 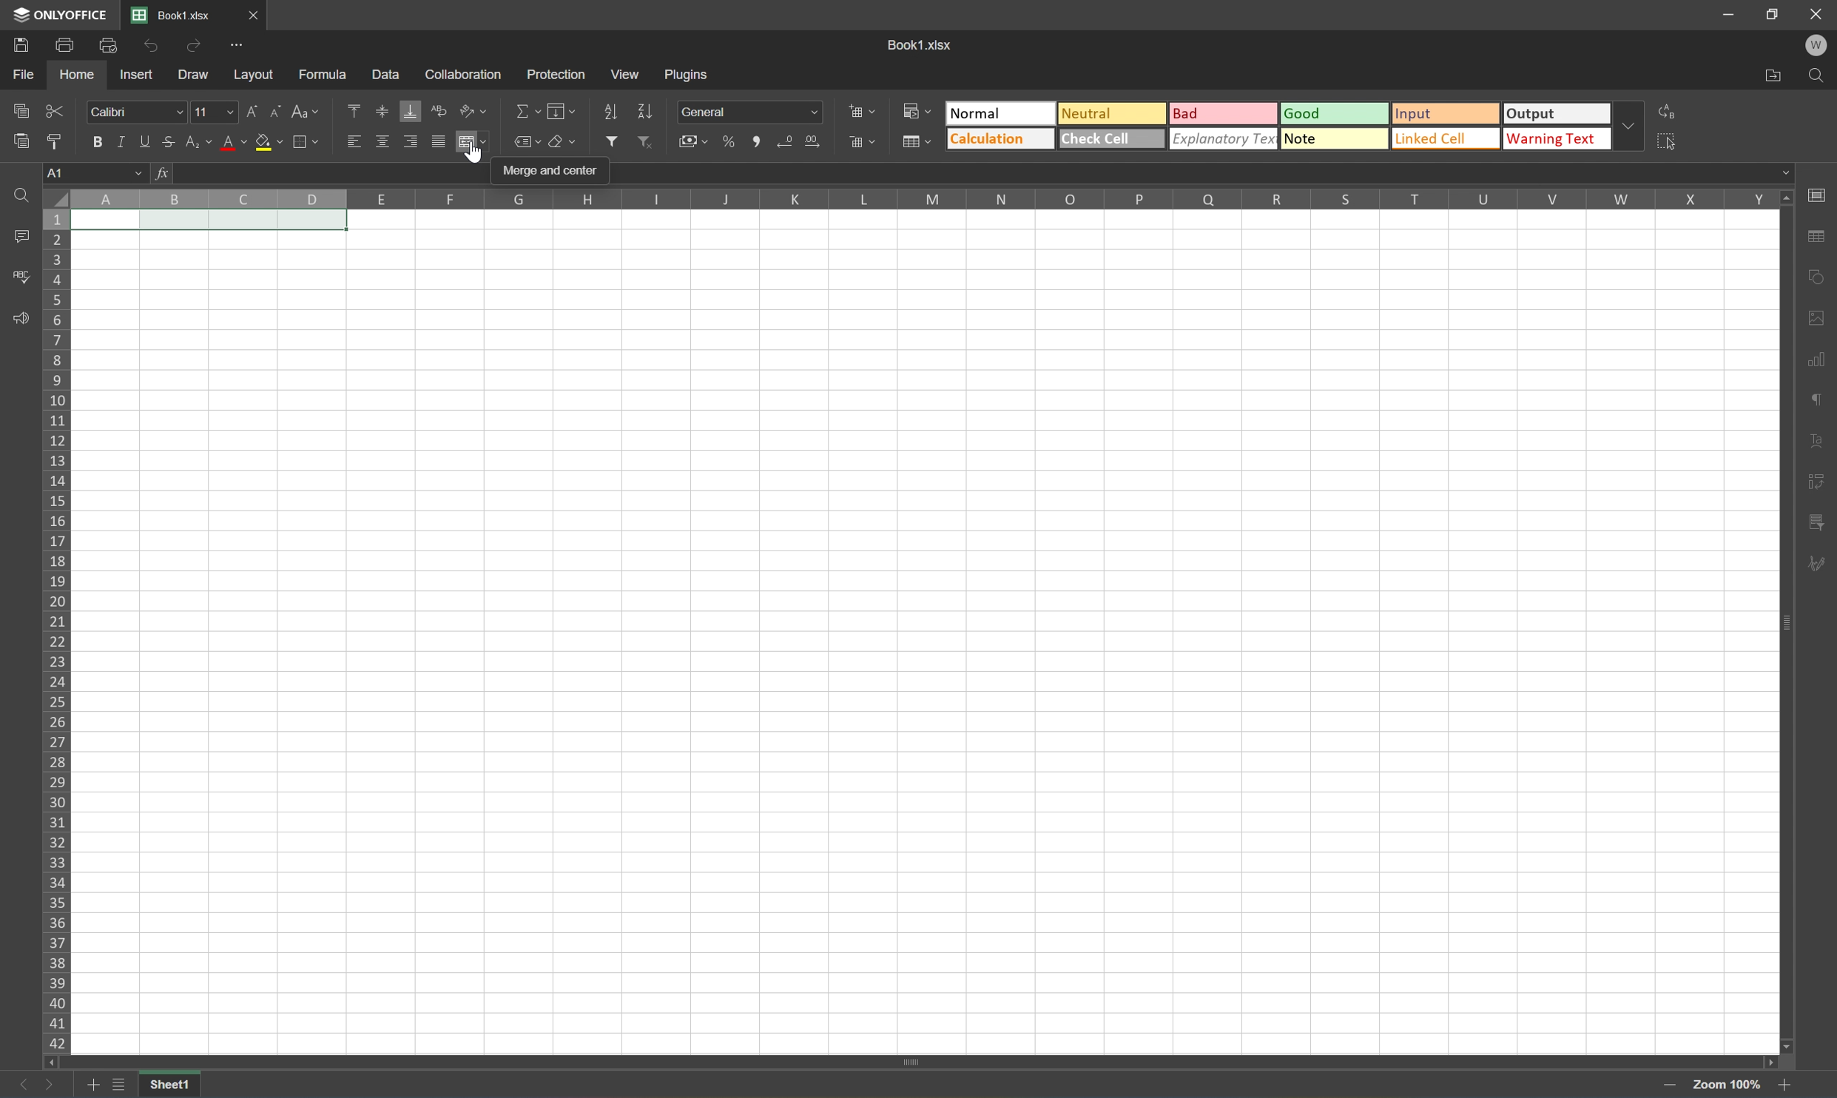 What do you see at coordinates (311, 141) in the screenshot?
I see `Borders` at bounding box center [311, 141].